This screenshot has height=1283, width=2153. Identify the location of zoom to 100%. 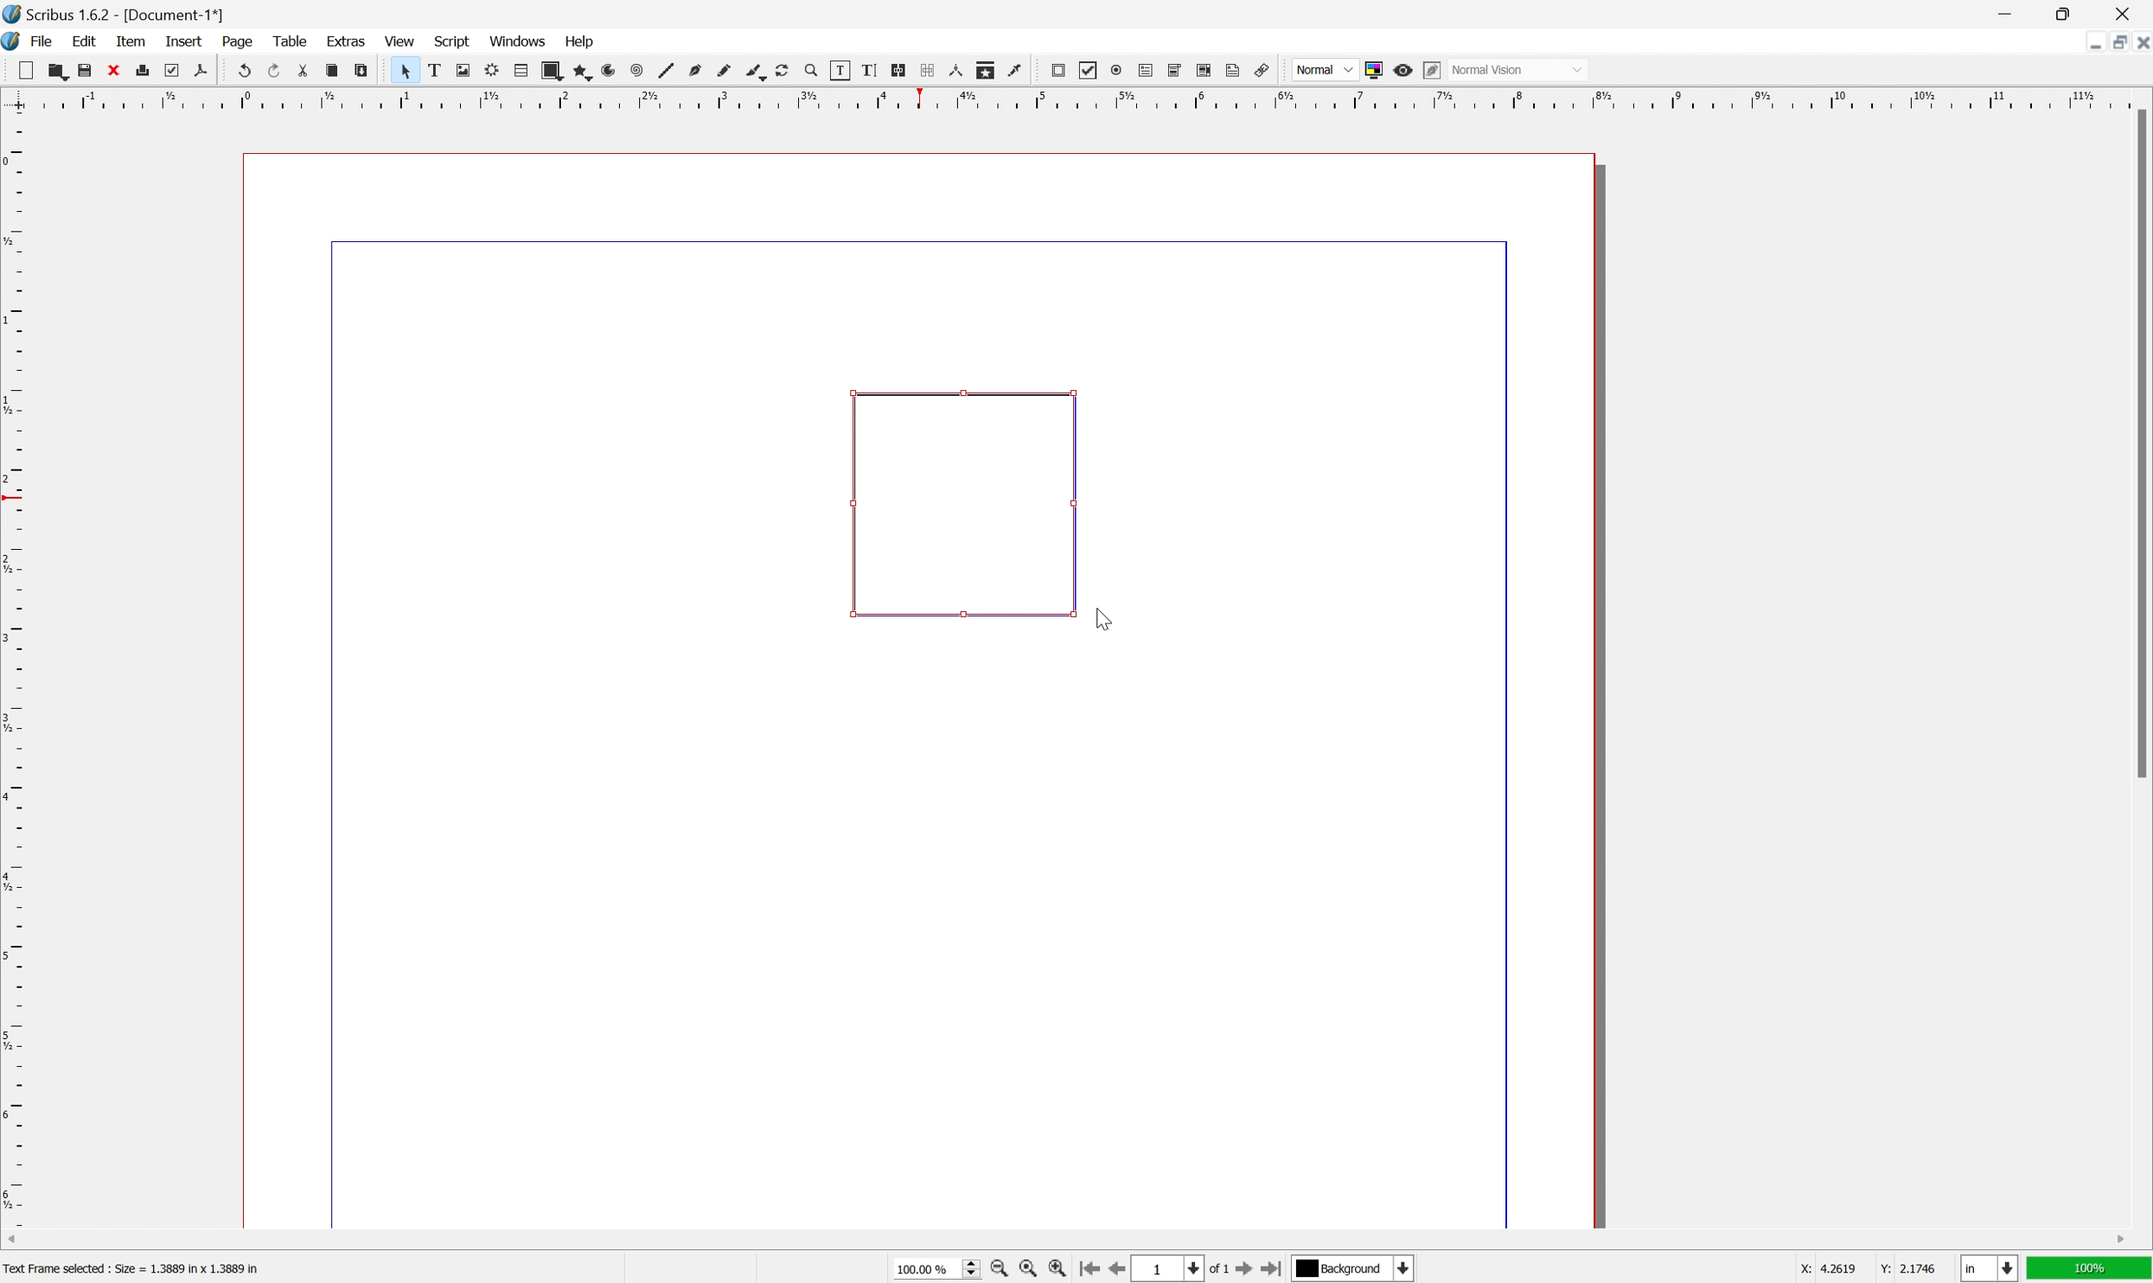
(1027, 1269).